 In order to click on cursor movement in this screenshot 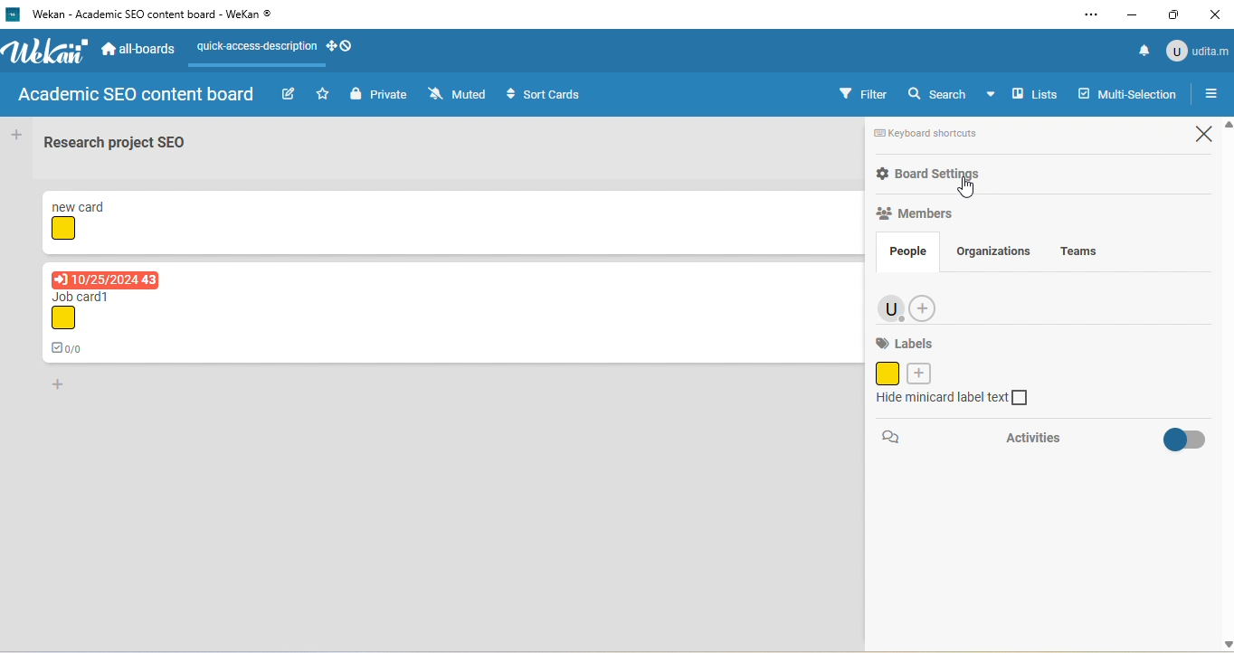, I will do `click(968, 191)`.